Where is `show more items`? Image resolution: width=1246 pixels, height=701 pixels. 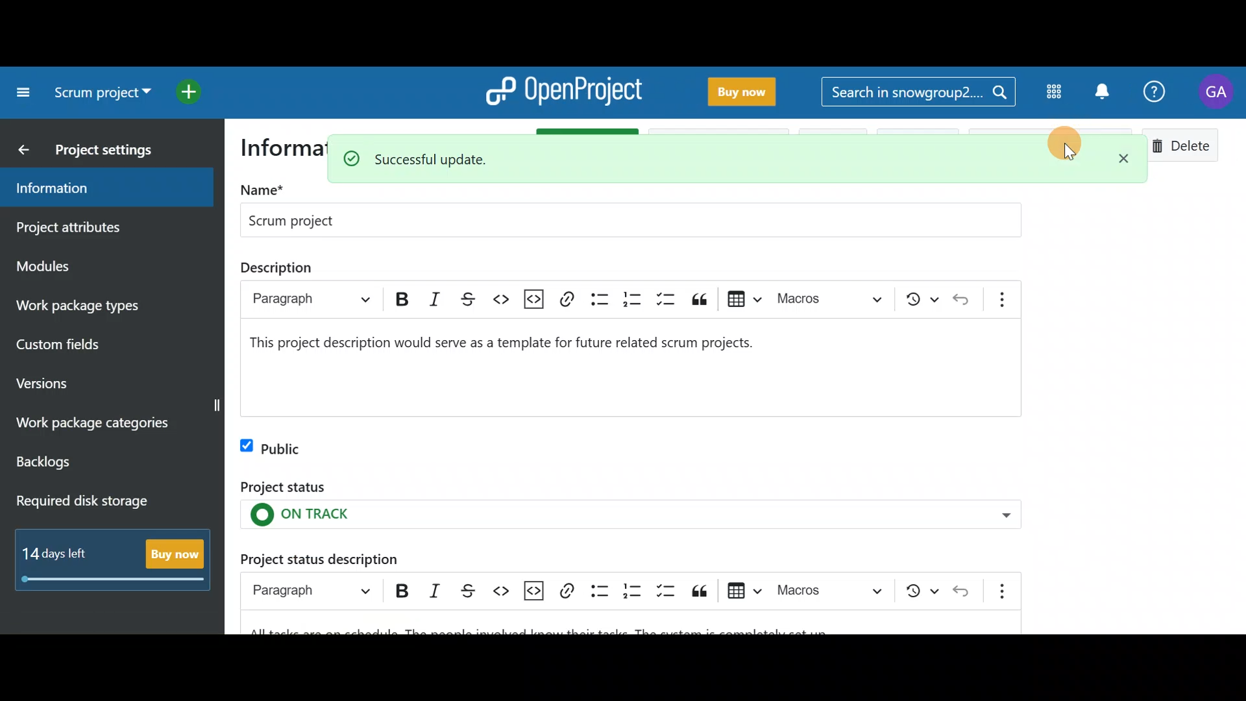
show more items is located at coordinates (1003, 299).